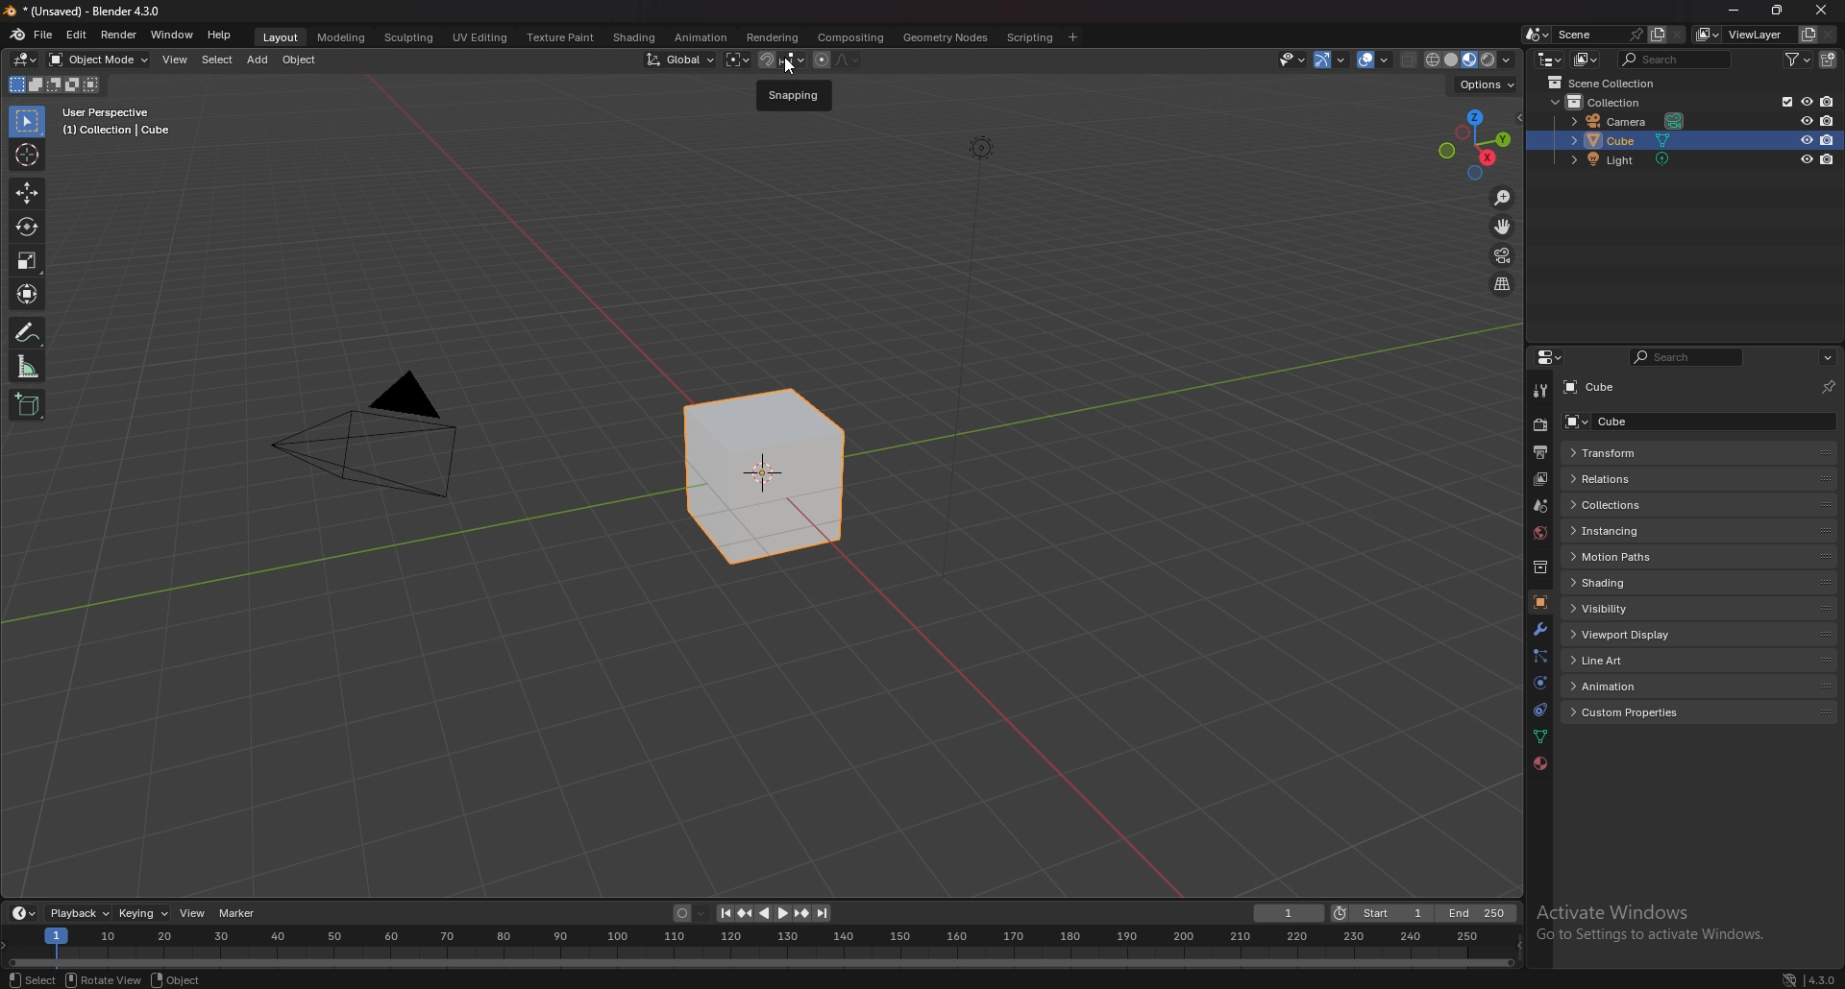 This screenshot has width=1845, height=989. What do you see at coordinates (1829, 384) in the screenshot?
I see `toggle pin id` at bounding box center [1829, 384].